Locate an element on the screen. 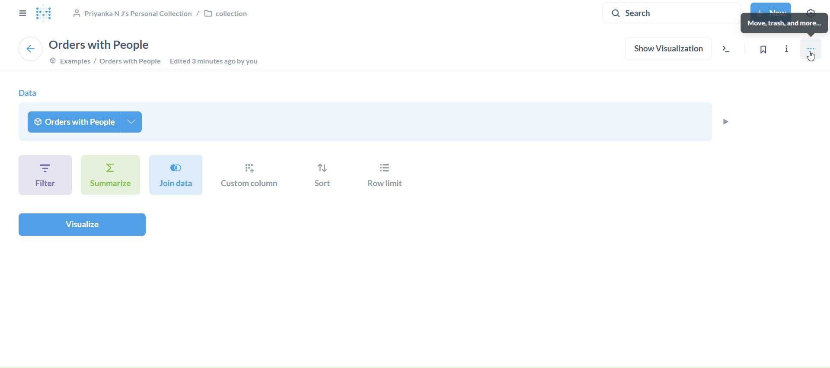 This screenshot has width=830, height=368. visualize is located at coordinates (82, 225).